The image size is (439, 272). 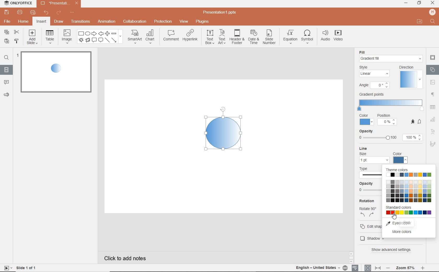 I want to click on feedback & support, so click(x=6, y=95).